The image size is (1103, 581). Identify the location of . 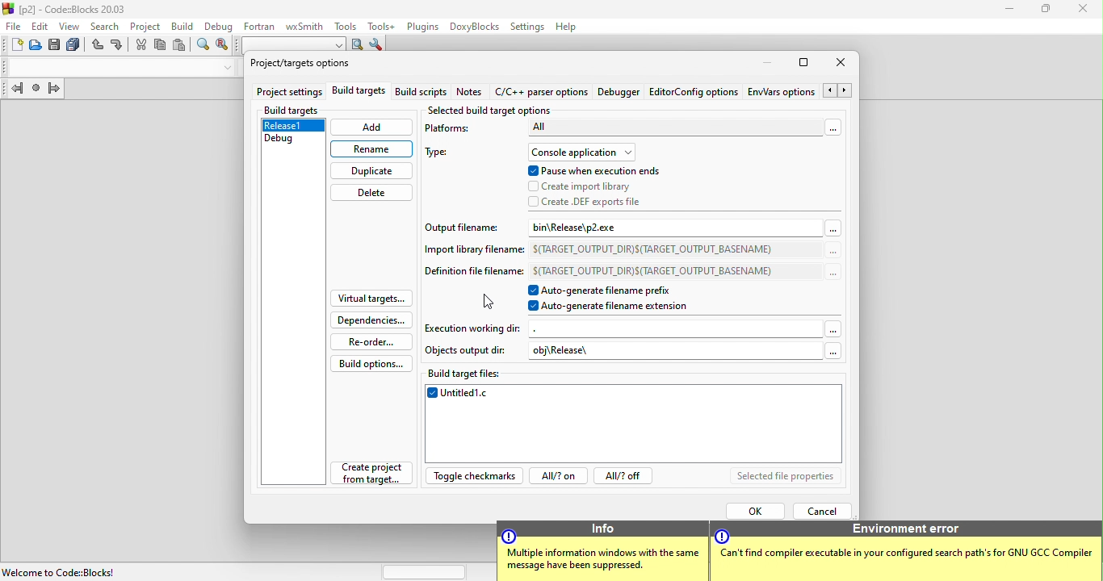
(721, 536).